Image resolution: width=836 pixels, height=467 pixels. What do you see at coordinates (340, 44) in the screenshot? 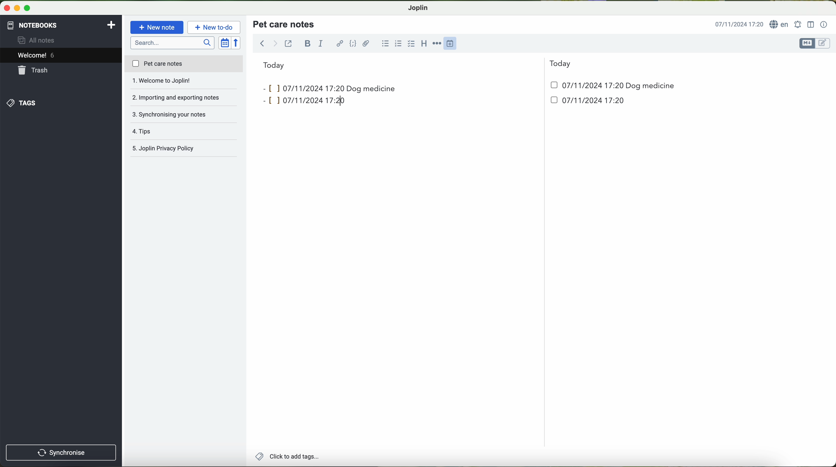
I see `hyperlink` at bounding box center [340, 44].